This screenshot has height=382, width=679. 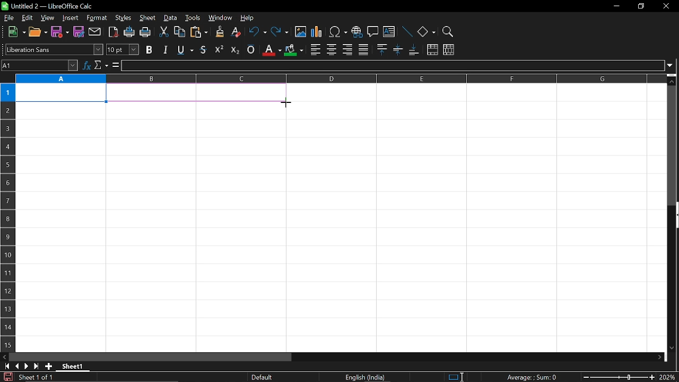 I want to click on text color, so click(x=271, y=50).